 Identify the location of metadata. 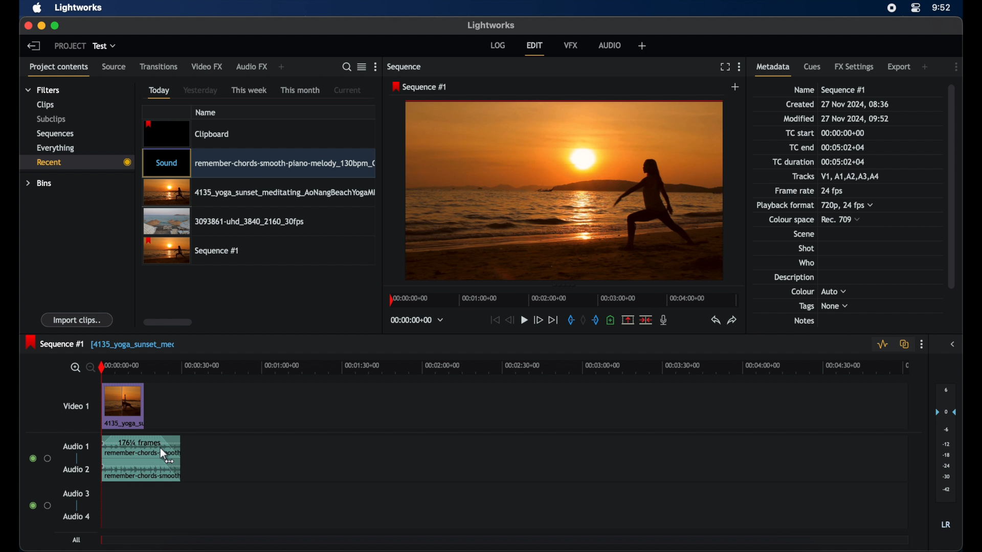
(773, 69).